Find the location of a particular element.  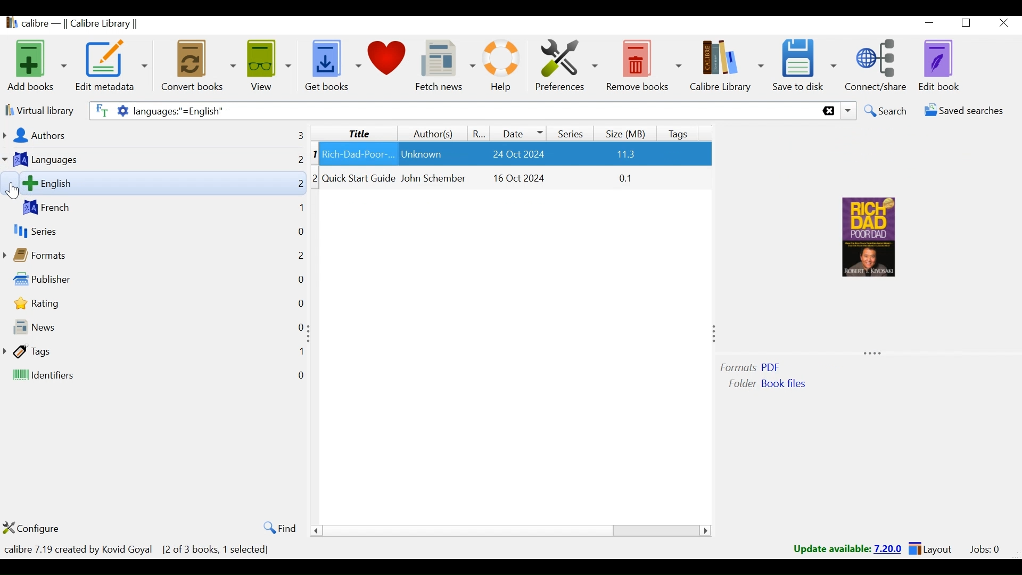

Tags is located at coordinates (80, 352).